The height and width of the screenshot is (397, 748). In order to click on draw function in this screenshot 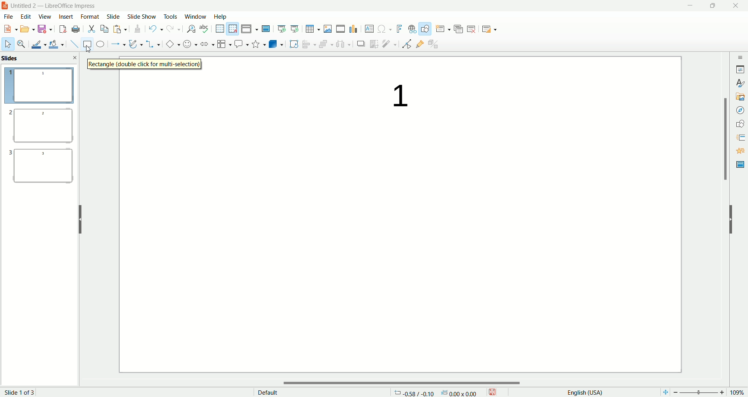, I will do `click(425, 29)`.